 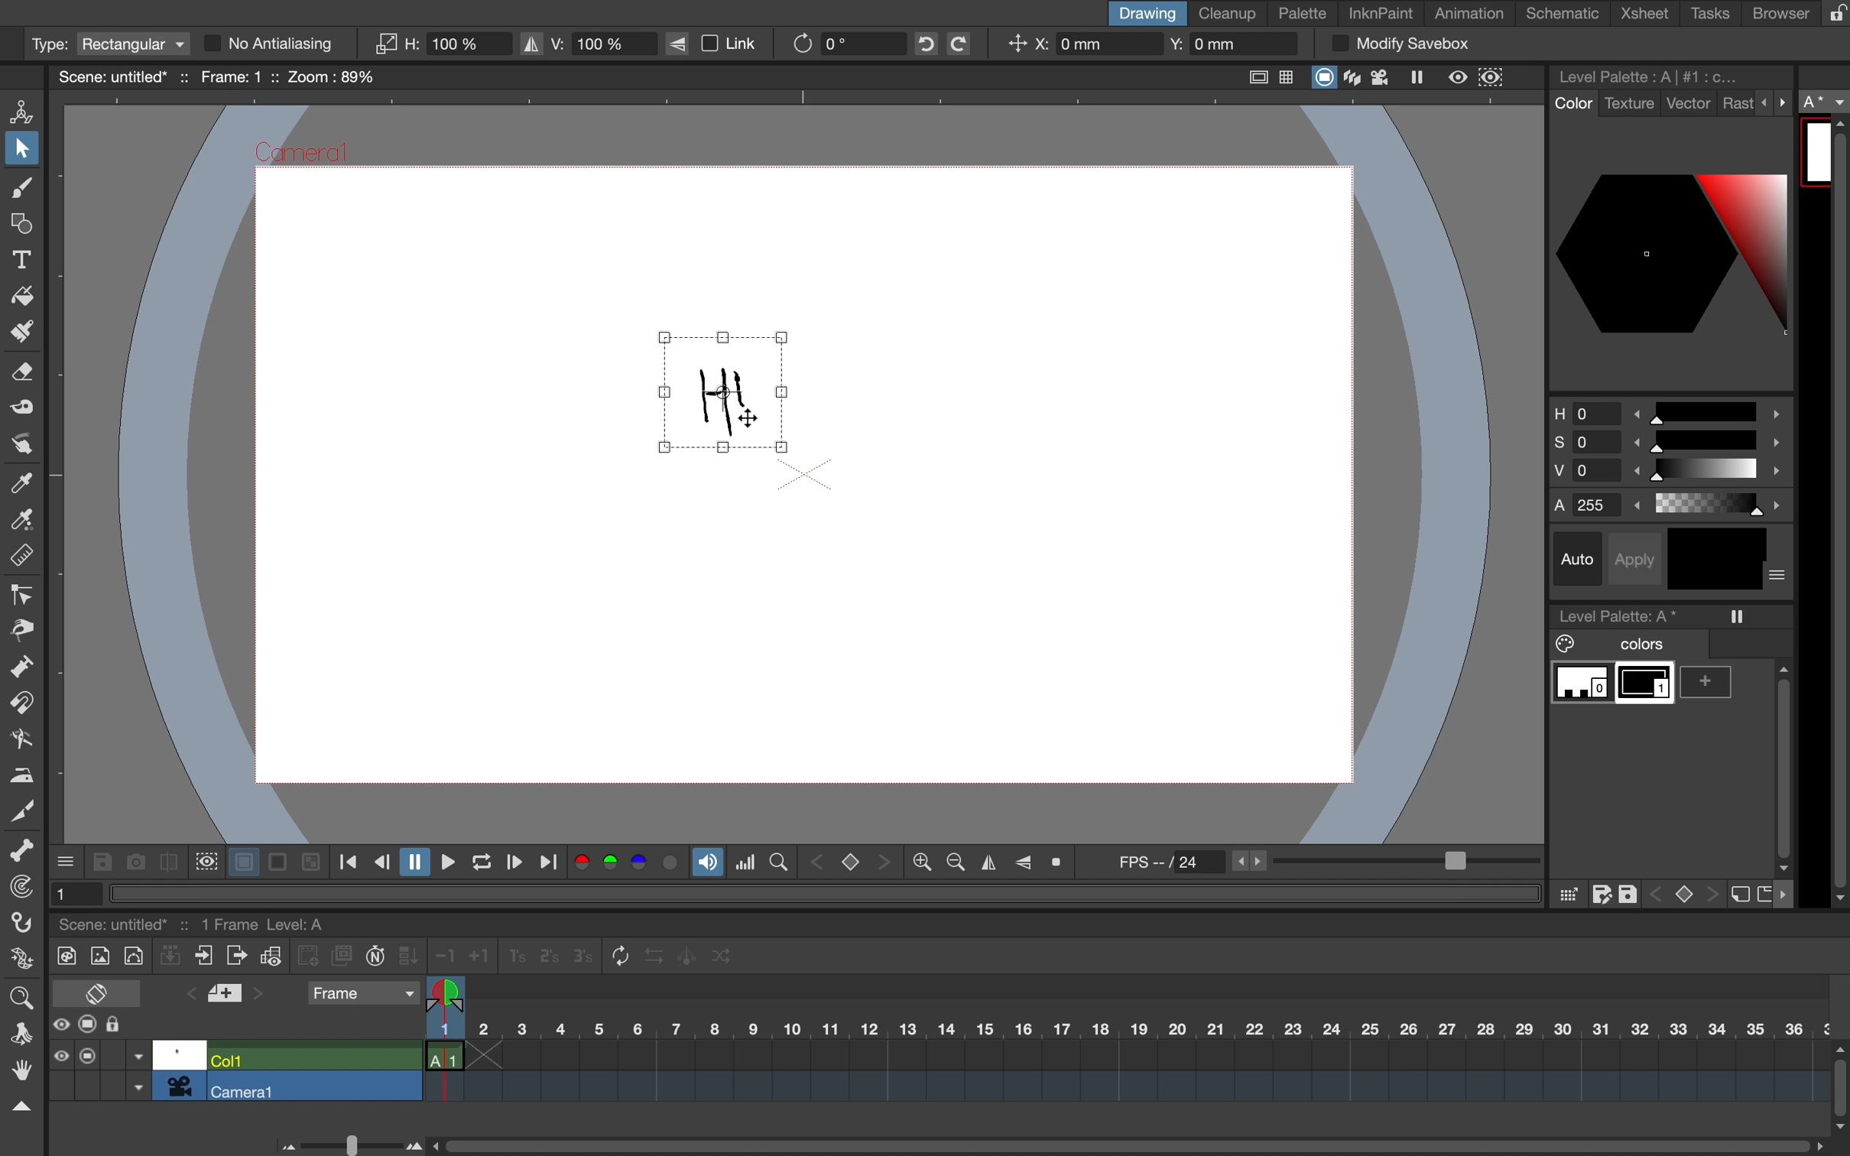 What do you see at coordinates (1062, 863) in the screenshot?
I see `reset view` at bounding box center [1062, 863].